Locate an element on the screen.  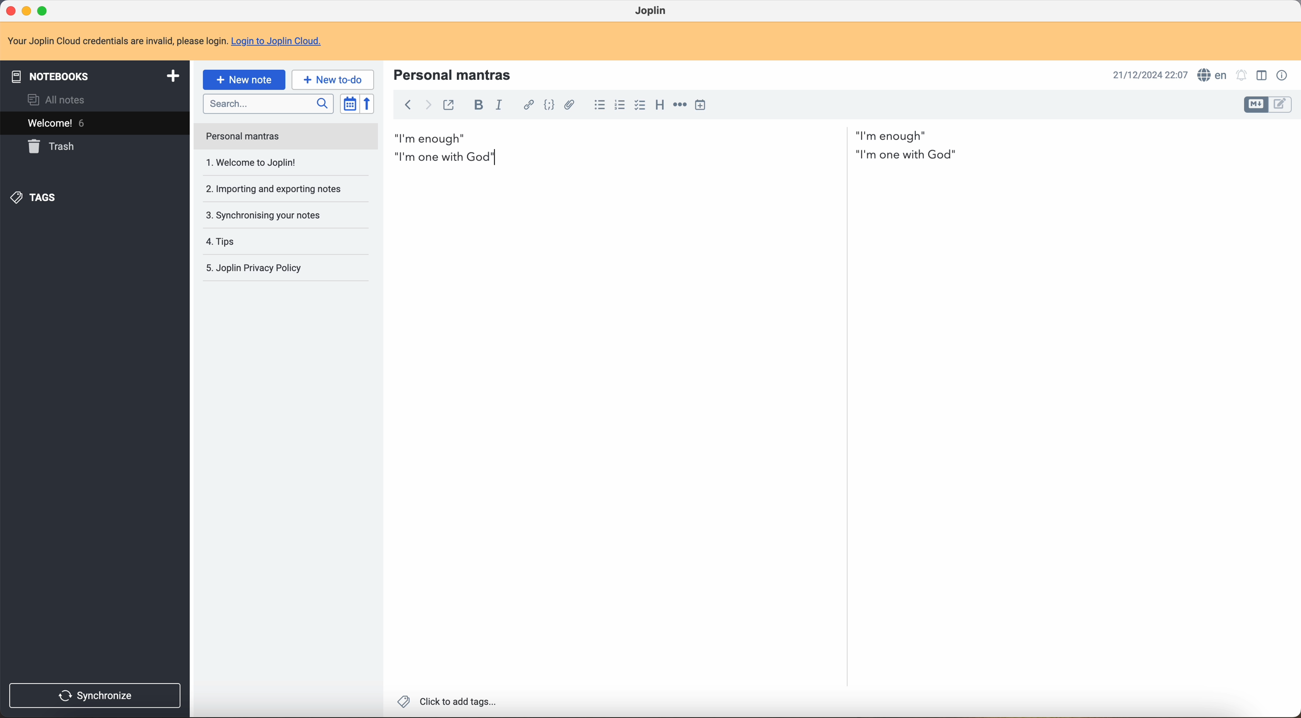
minimize program is located at coordinates (27, 10).